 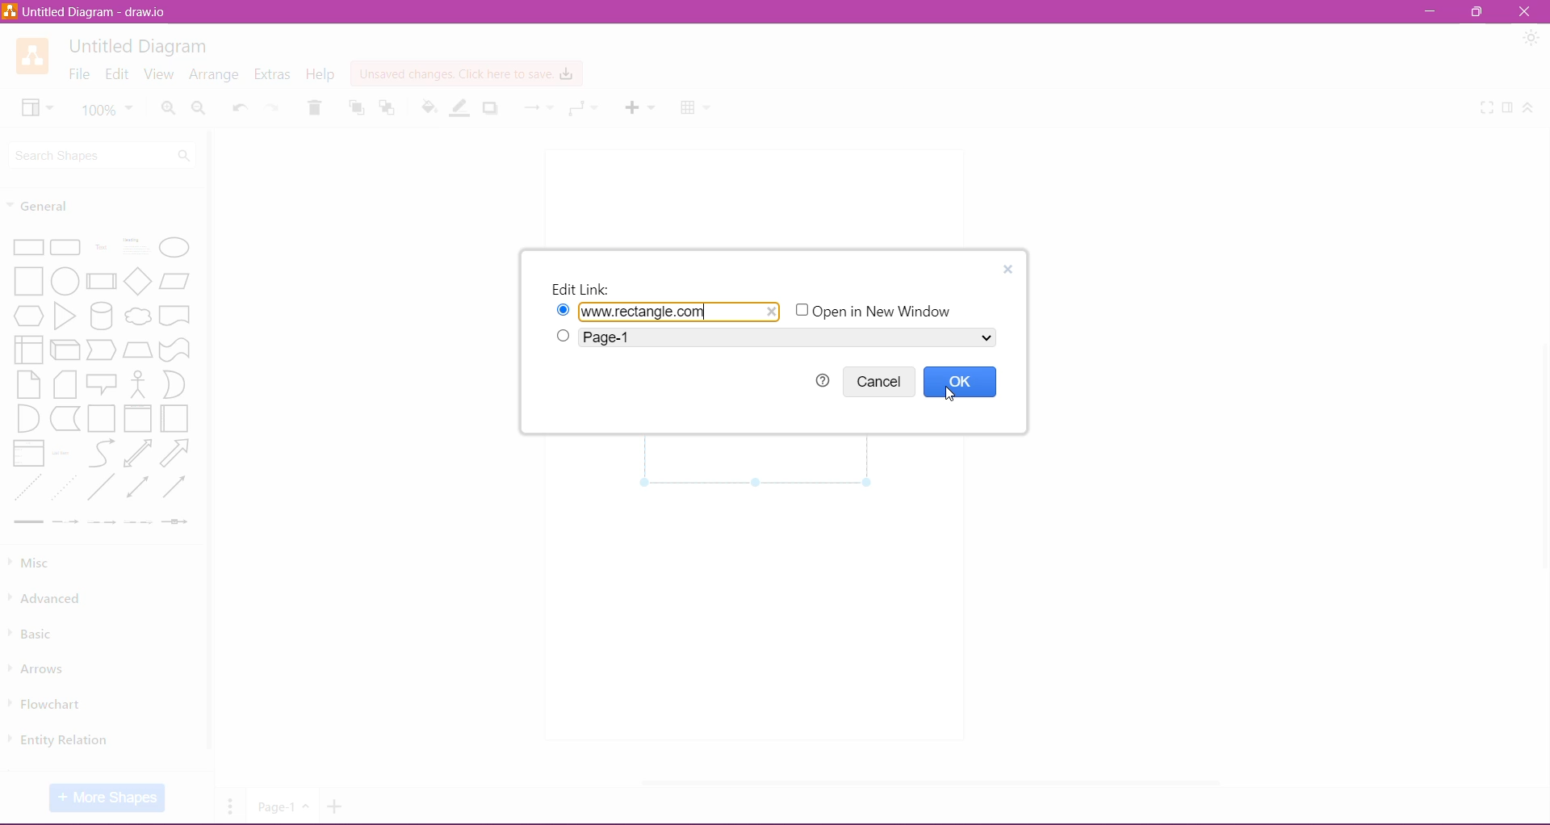 What do you see at coordinates (667, 311) in the screenshot?
I see `Click to enable and Type the required Hyperlink for the shape` at bounding box center [667, 311].